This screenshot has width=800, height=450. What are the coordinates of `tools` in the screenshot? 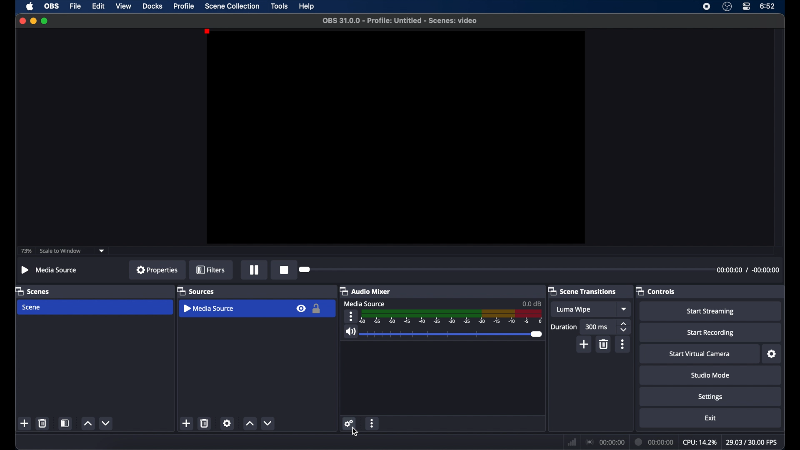 It's located at (280, 6).